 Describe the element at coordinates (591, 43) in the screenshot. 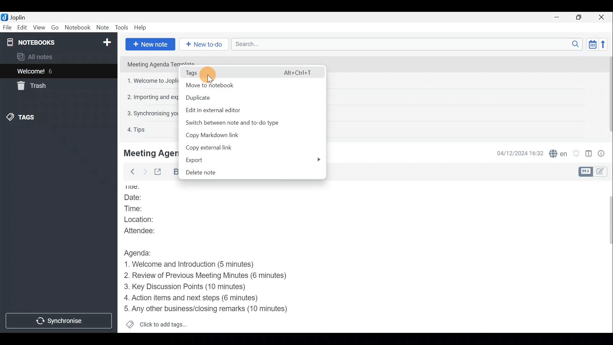

I see `Toggle sort order` at that location.